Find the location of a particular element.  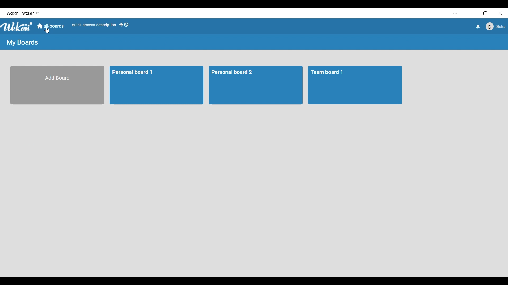

Quick access description is located at coordinates (94, 25).